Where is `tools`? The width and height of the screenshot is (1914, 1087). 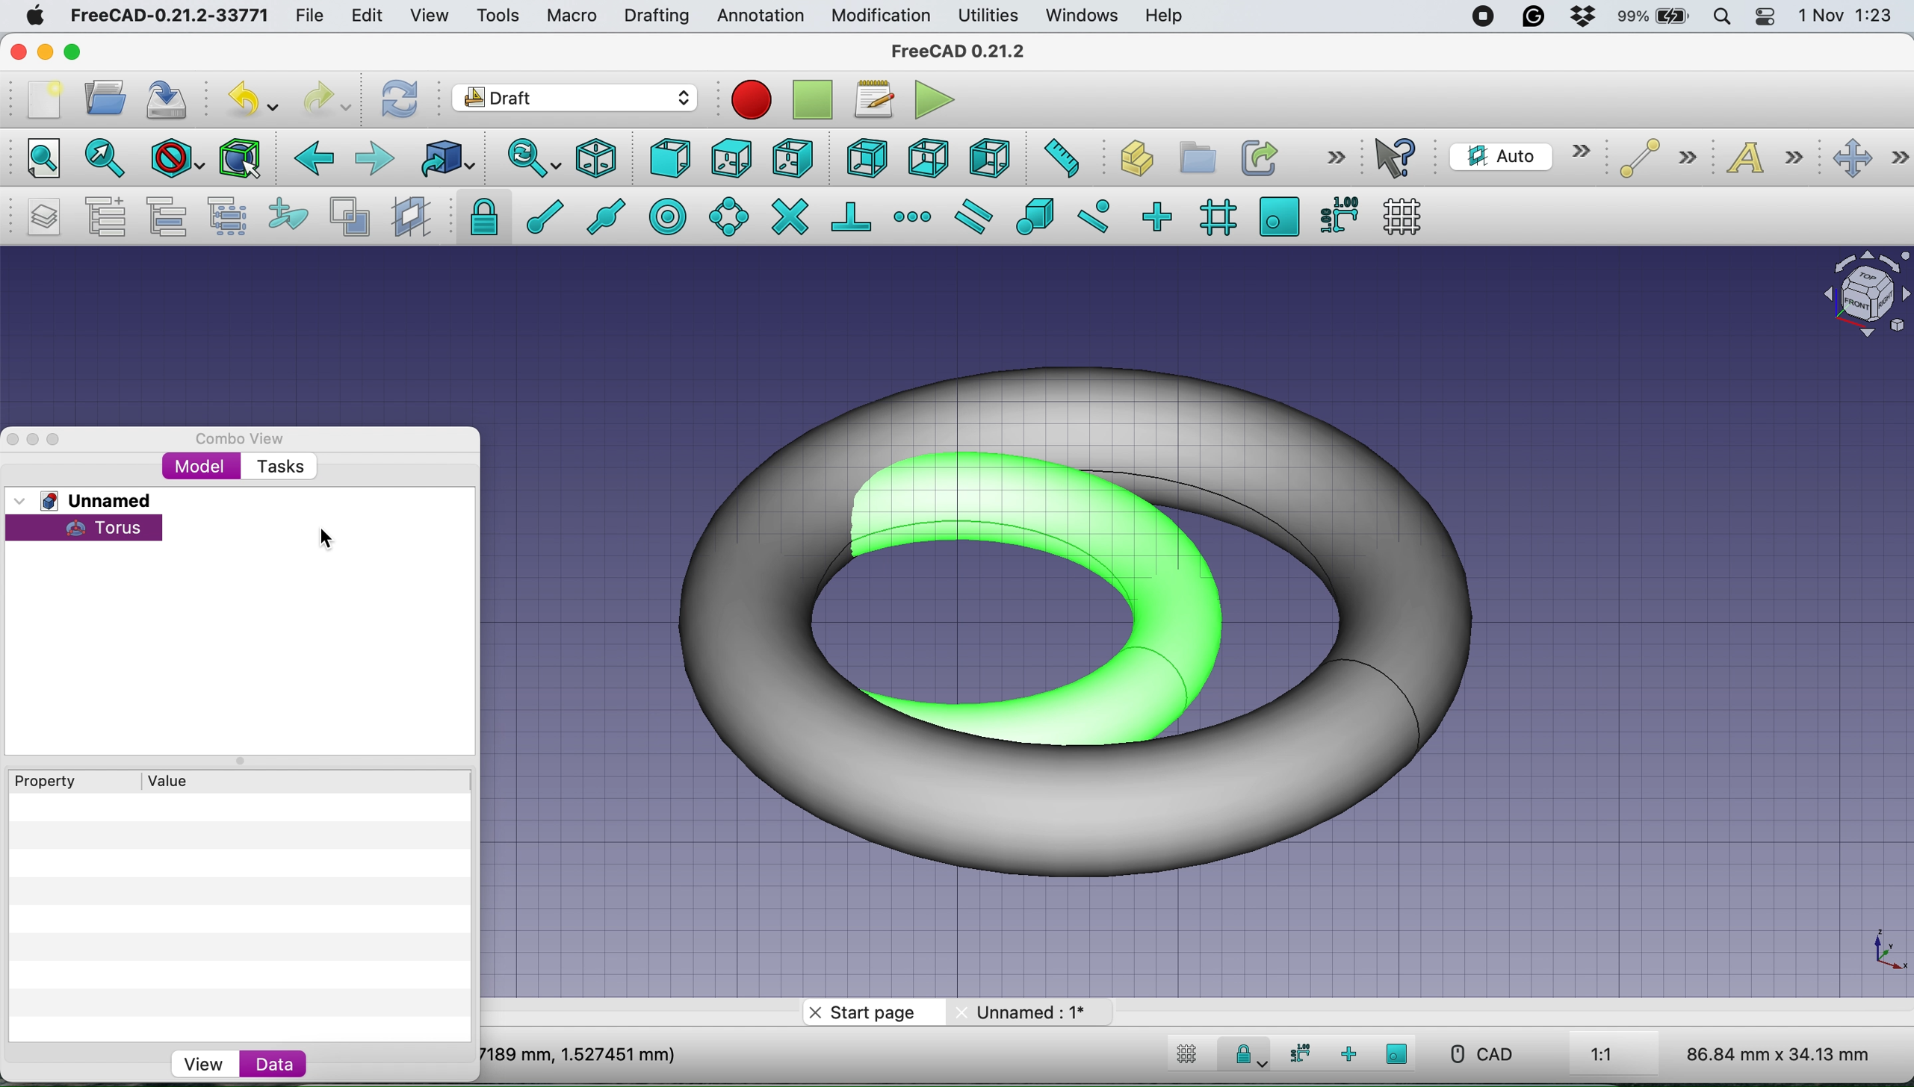 tools is located at coordinates (493, 14).